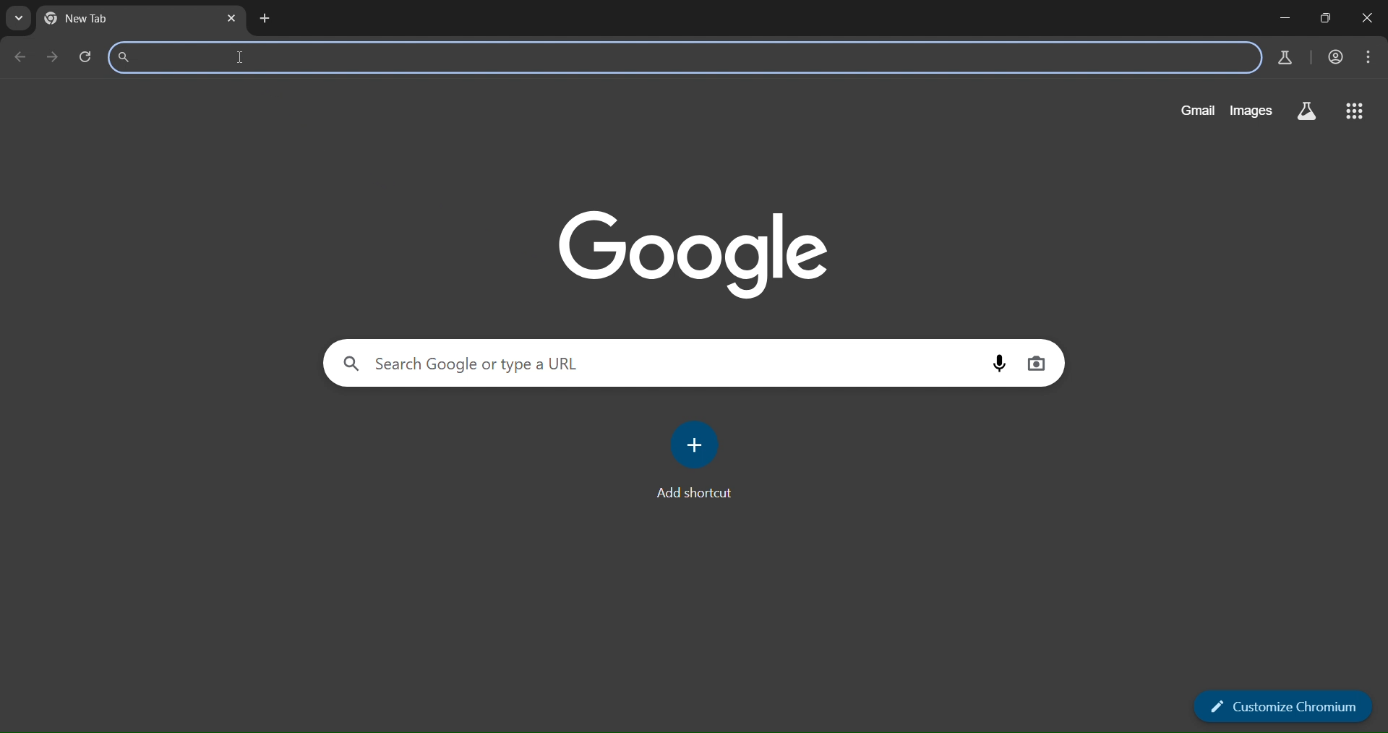 Image resolution: width=1388 pixels, height=733 pixels. I want to click on cursor, so click(239, 61).